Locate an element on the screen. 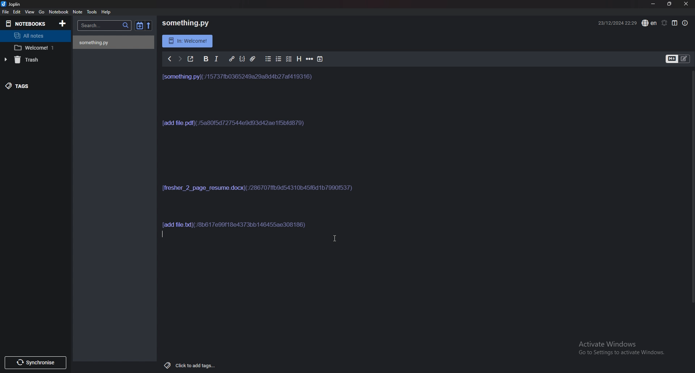  next is located at coordinates (180, 58).